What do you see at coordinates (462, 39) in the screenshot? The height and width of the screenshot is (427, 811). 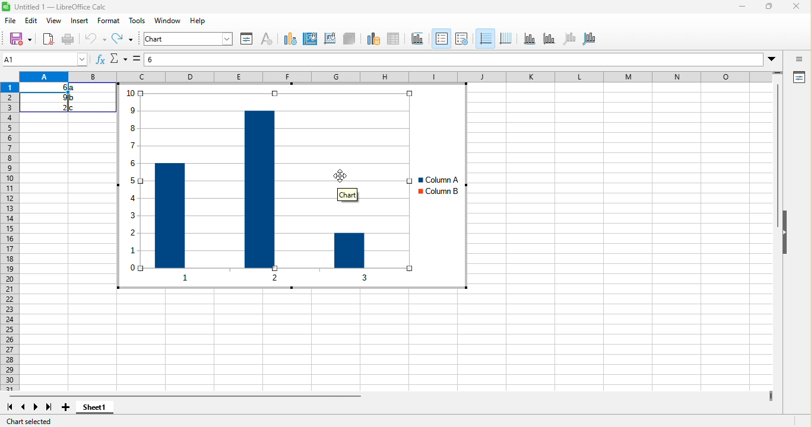 I see `legend on/off` at bounding box center [462, 39].